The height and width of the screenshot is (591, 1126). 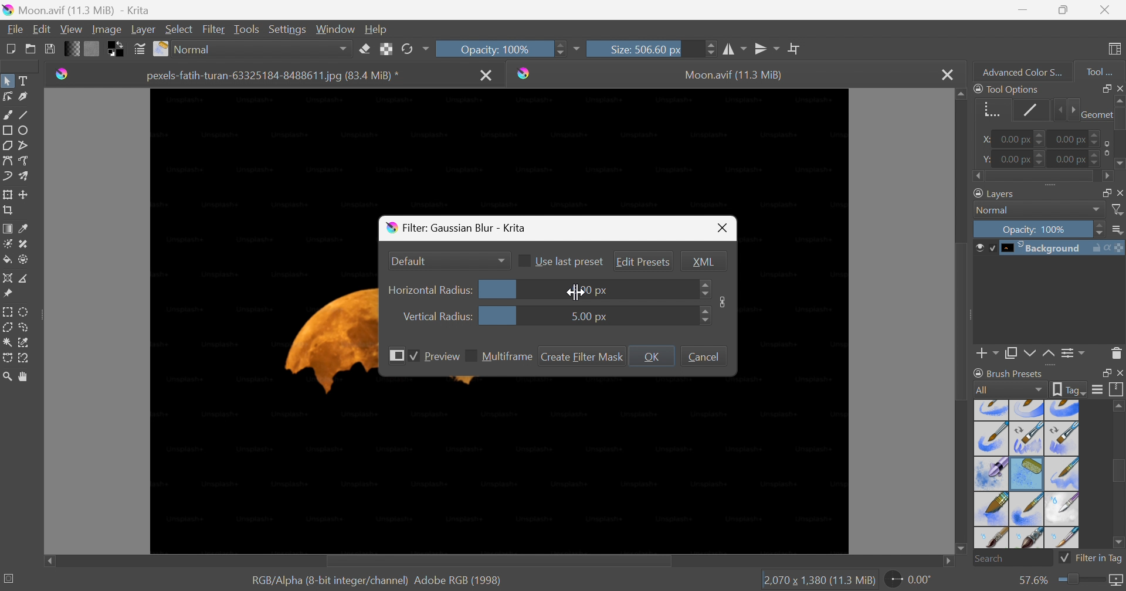 What do you see at coordinates (7, 209) in the screenshot?
I see `Crop an image to an area` at bounding box center [7, 209].